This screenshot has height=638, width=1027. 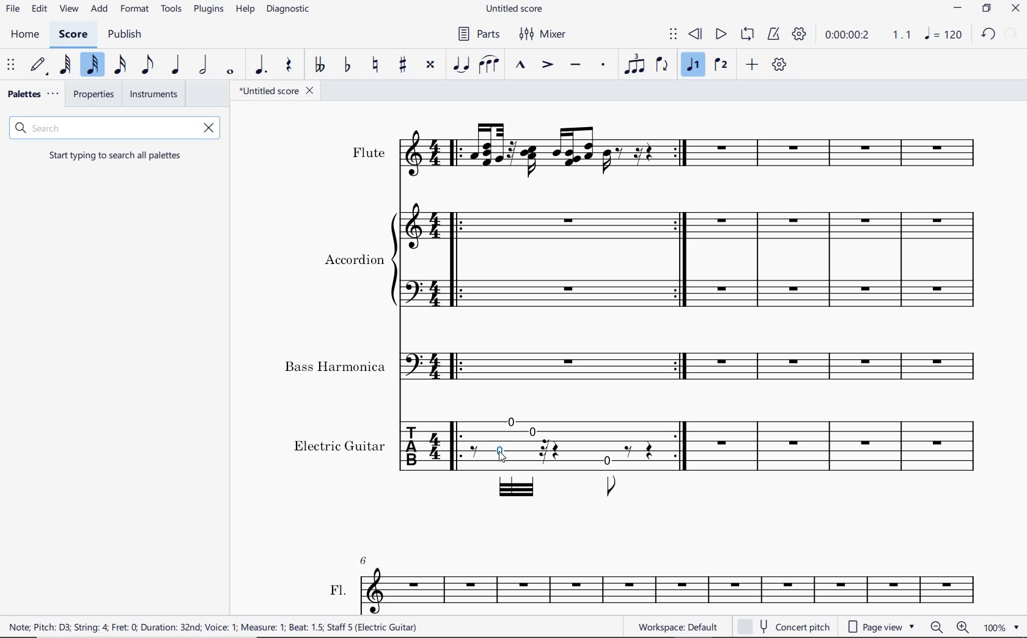 What do you see at coordinates (657, 585) in the screenshot?
I see `FL` at bounding box center [657, 585].